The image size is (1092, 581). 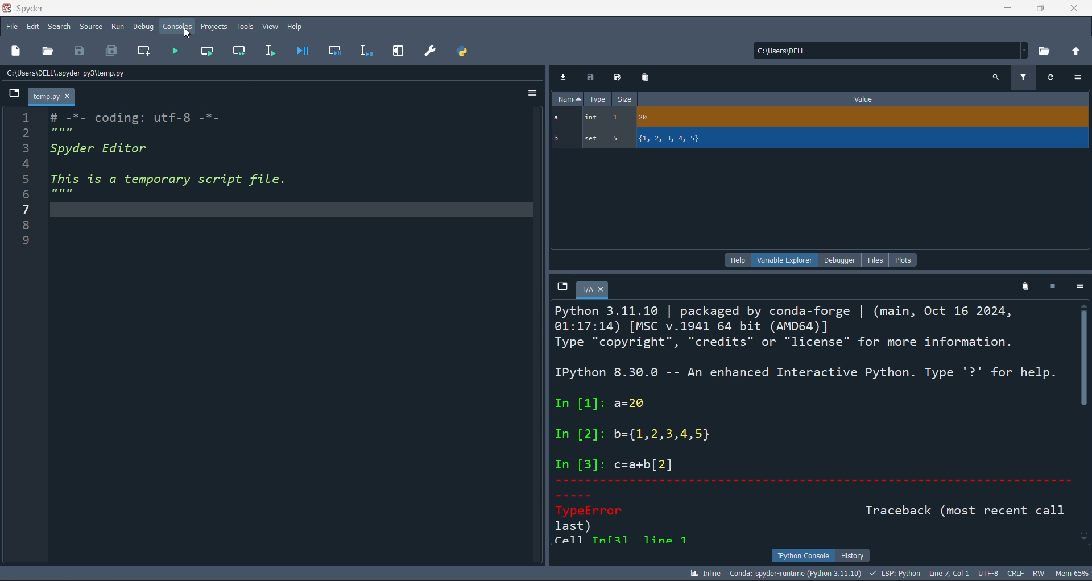 What do you see at coordinates (66, 73) in the screenshot?
I see `c:\users\dell\.spyder-py3\temp.py` at bounding box center [66, 73].